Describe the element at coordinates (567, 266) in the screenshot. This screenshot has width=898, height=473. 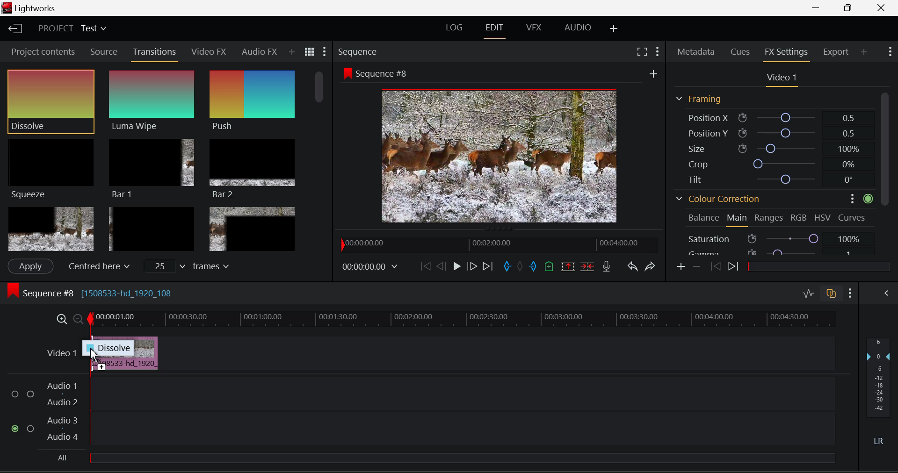
I see `Remove Marked Section` at that location.